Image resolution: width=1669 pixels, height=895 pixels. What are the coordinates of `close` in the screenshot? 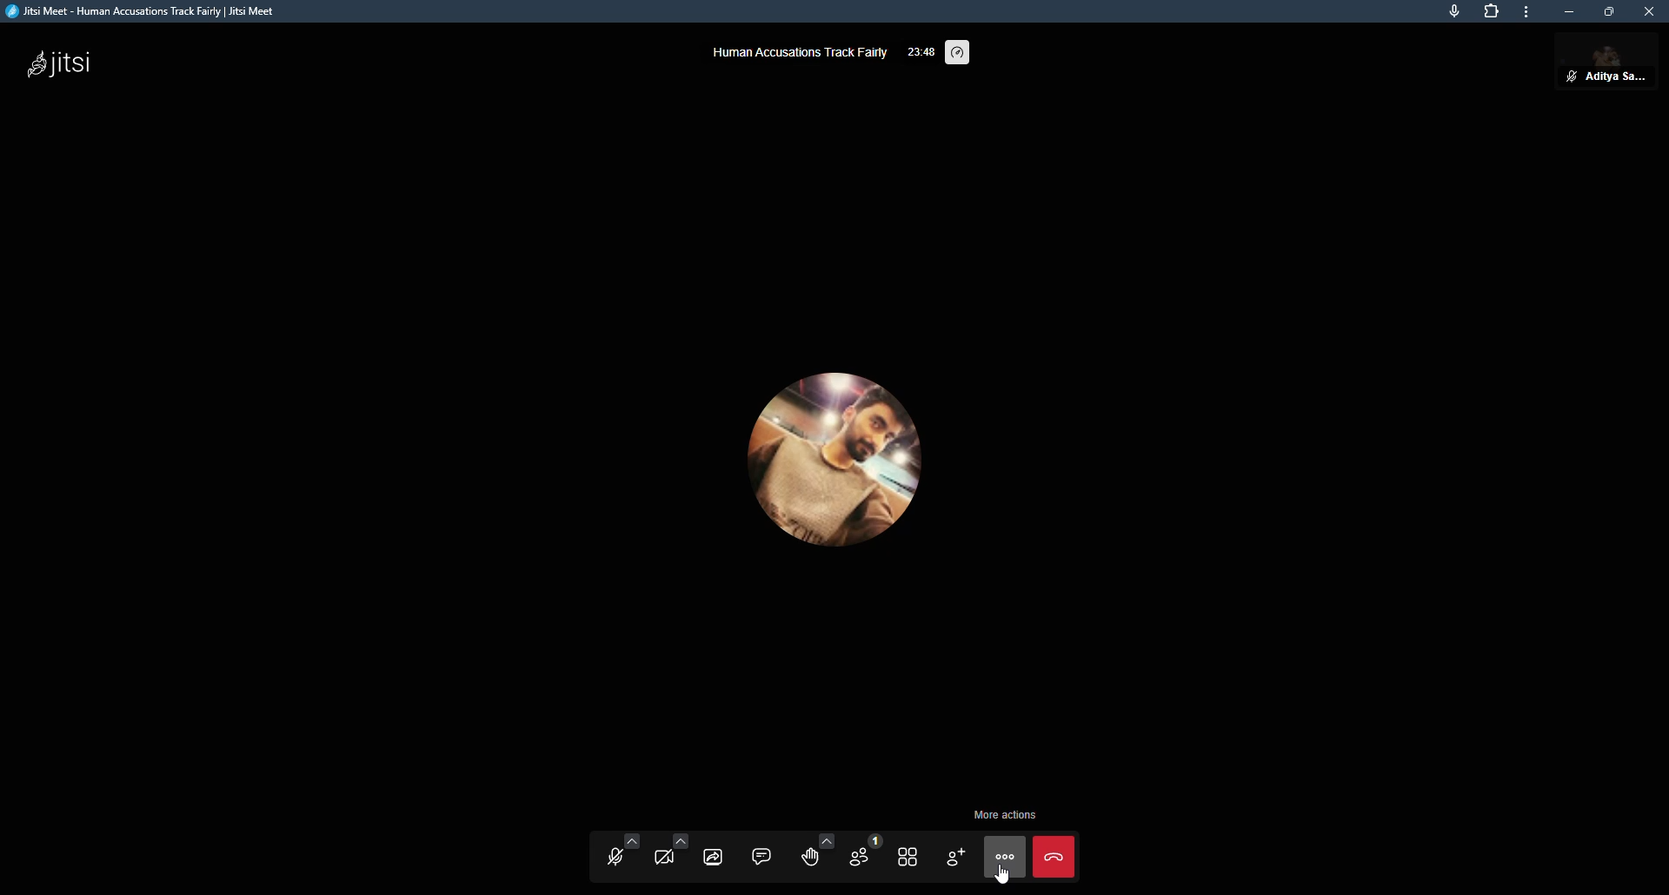 It's located at (1649, 11).